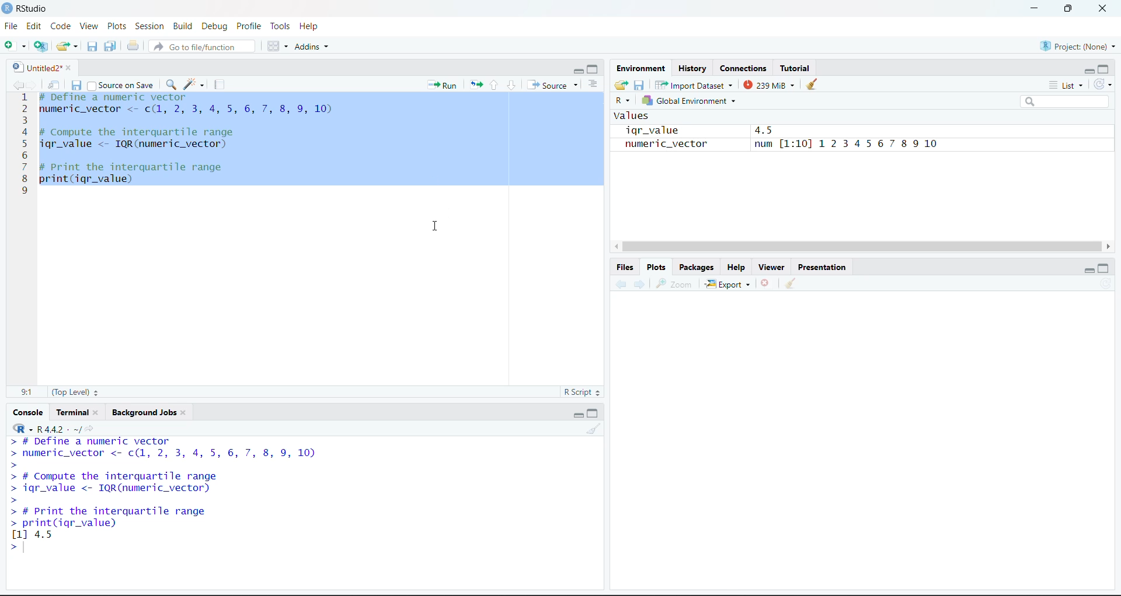  I want to click on Global Environment, so click(700, 102).